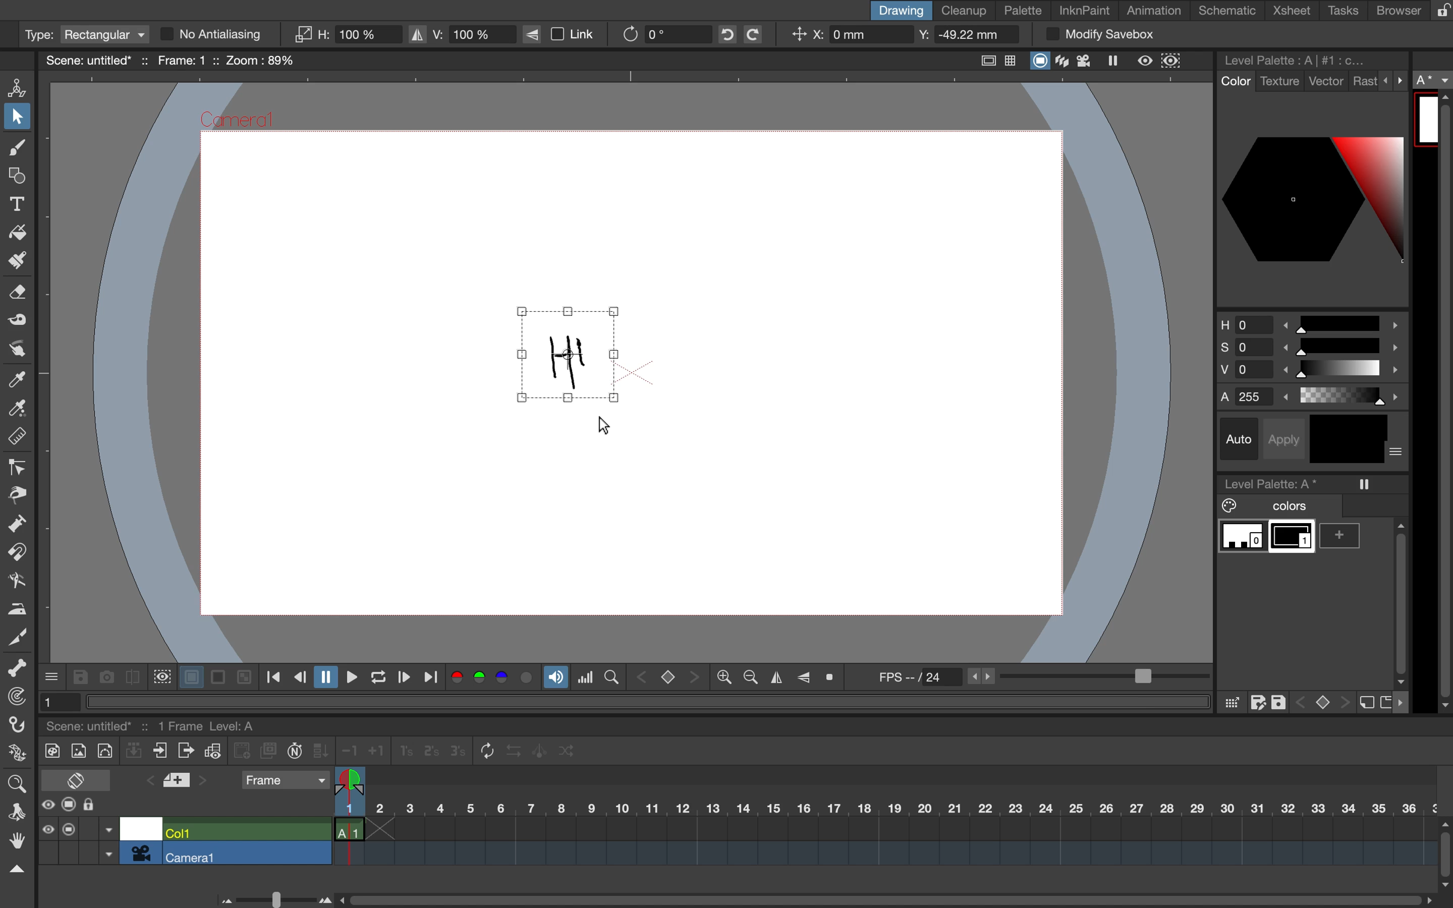  Describe the element at coordinates (656, 34) in the screenshot. I see `rotate` at that location.